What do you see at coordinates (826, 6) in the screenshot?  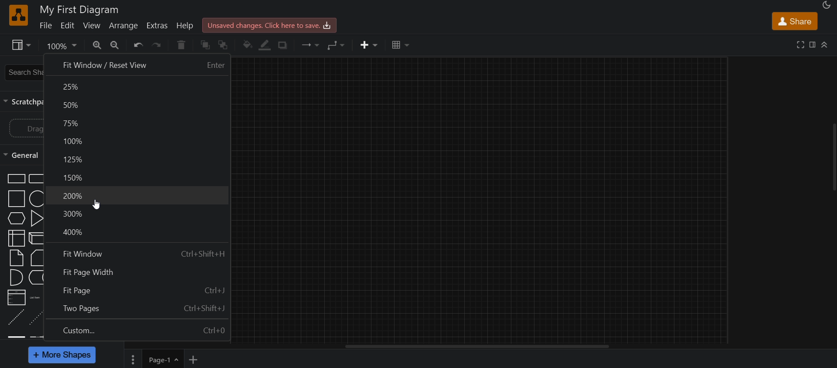 I see `appearance` at bounding box center [826, 6].